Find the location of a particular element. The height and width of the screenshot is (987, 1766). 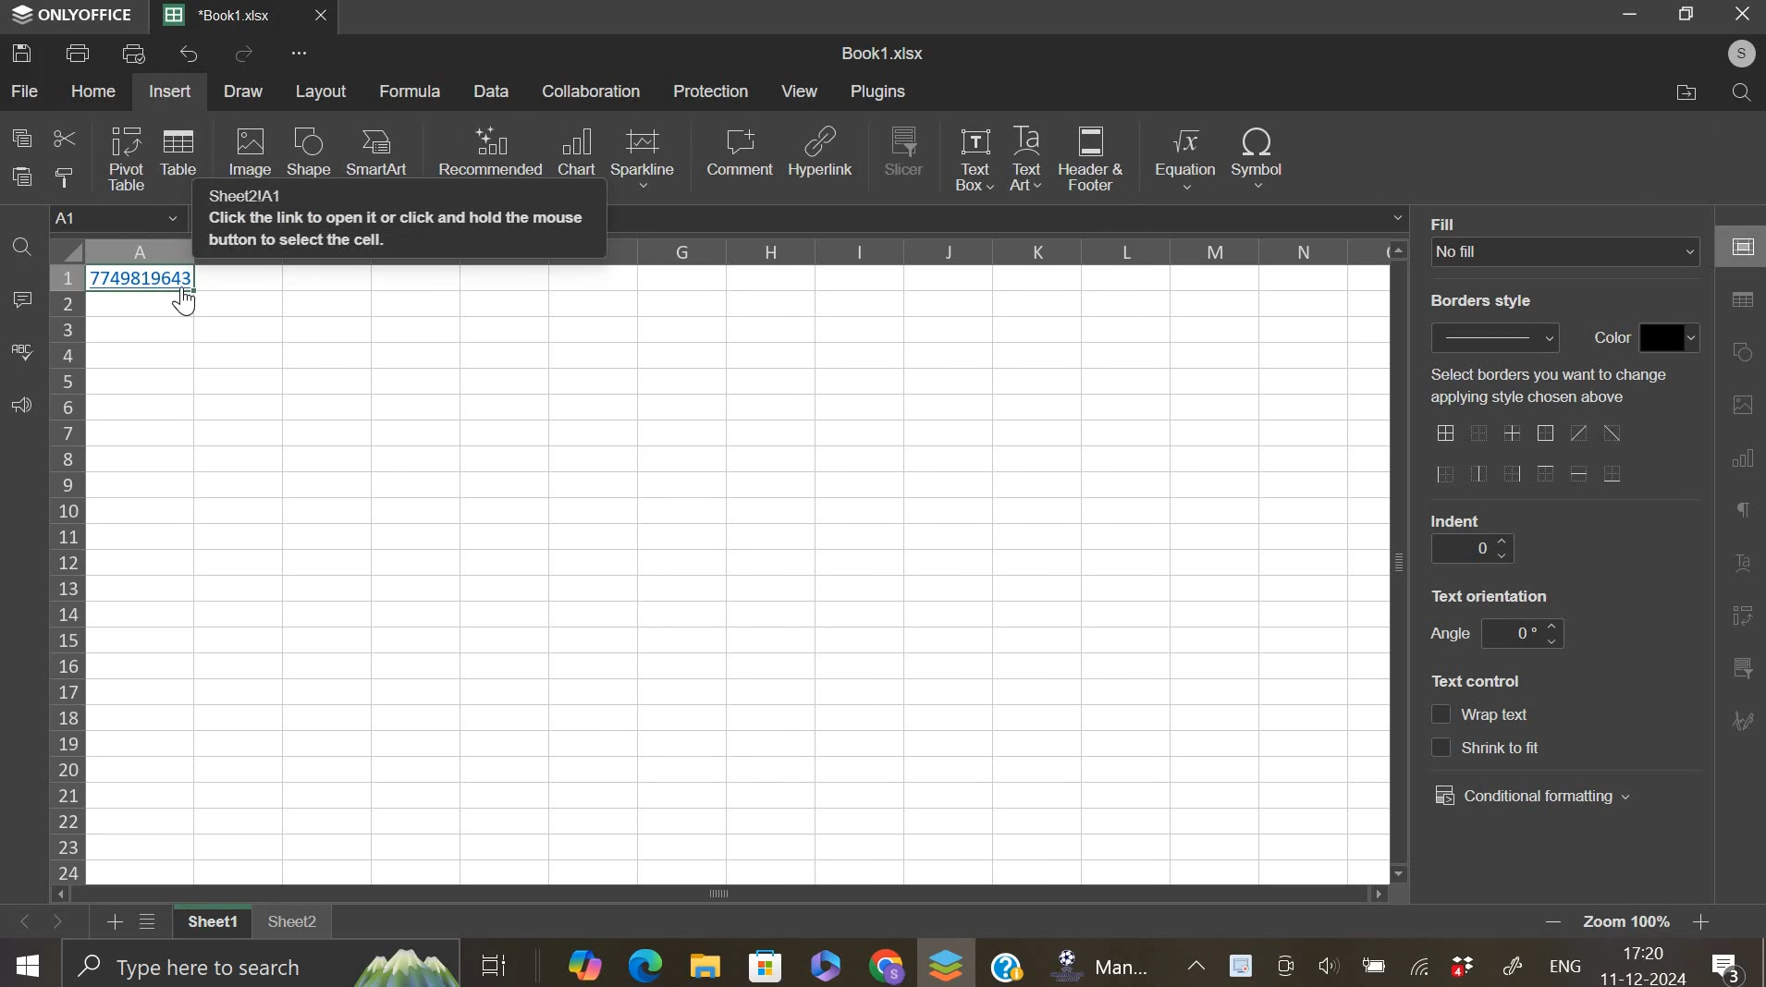

color is located at coordinates (1671, 337).